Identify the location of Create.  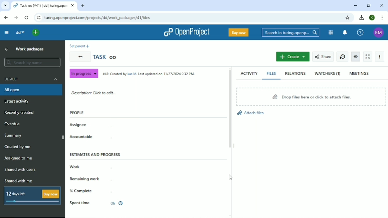
(292, 57).